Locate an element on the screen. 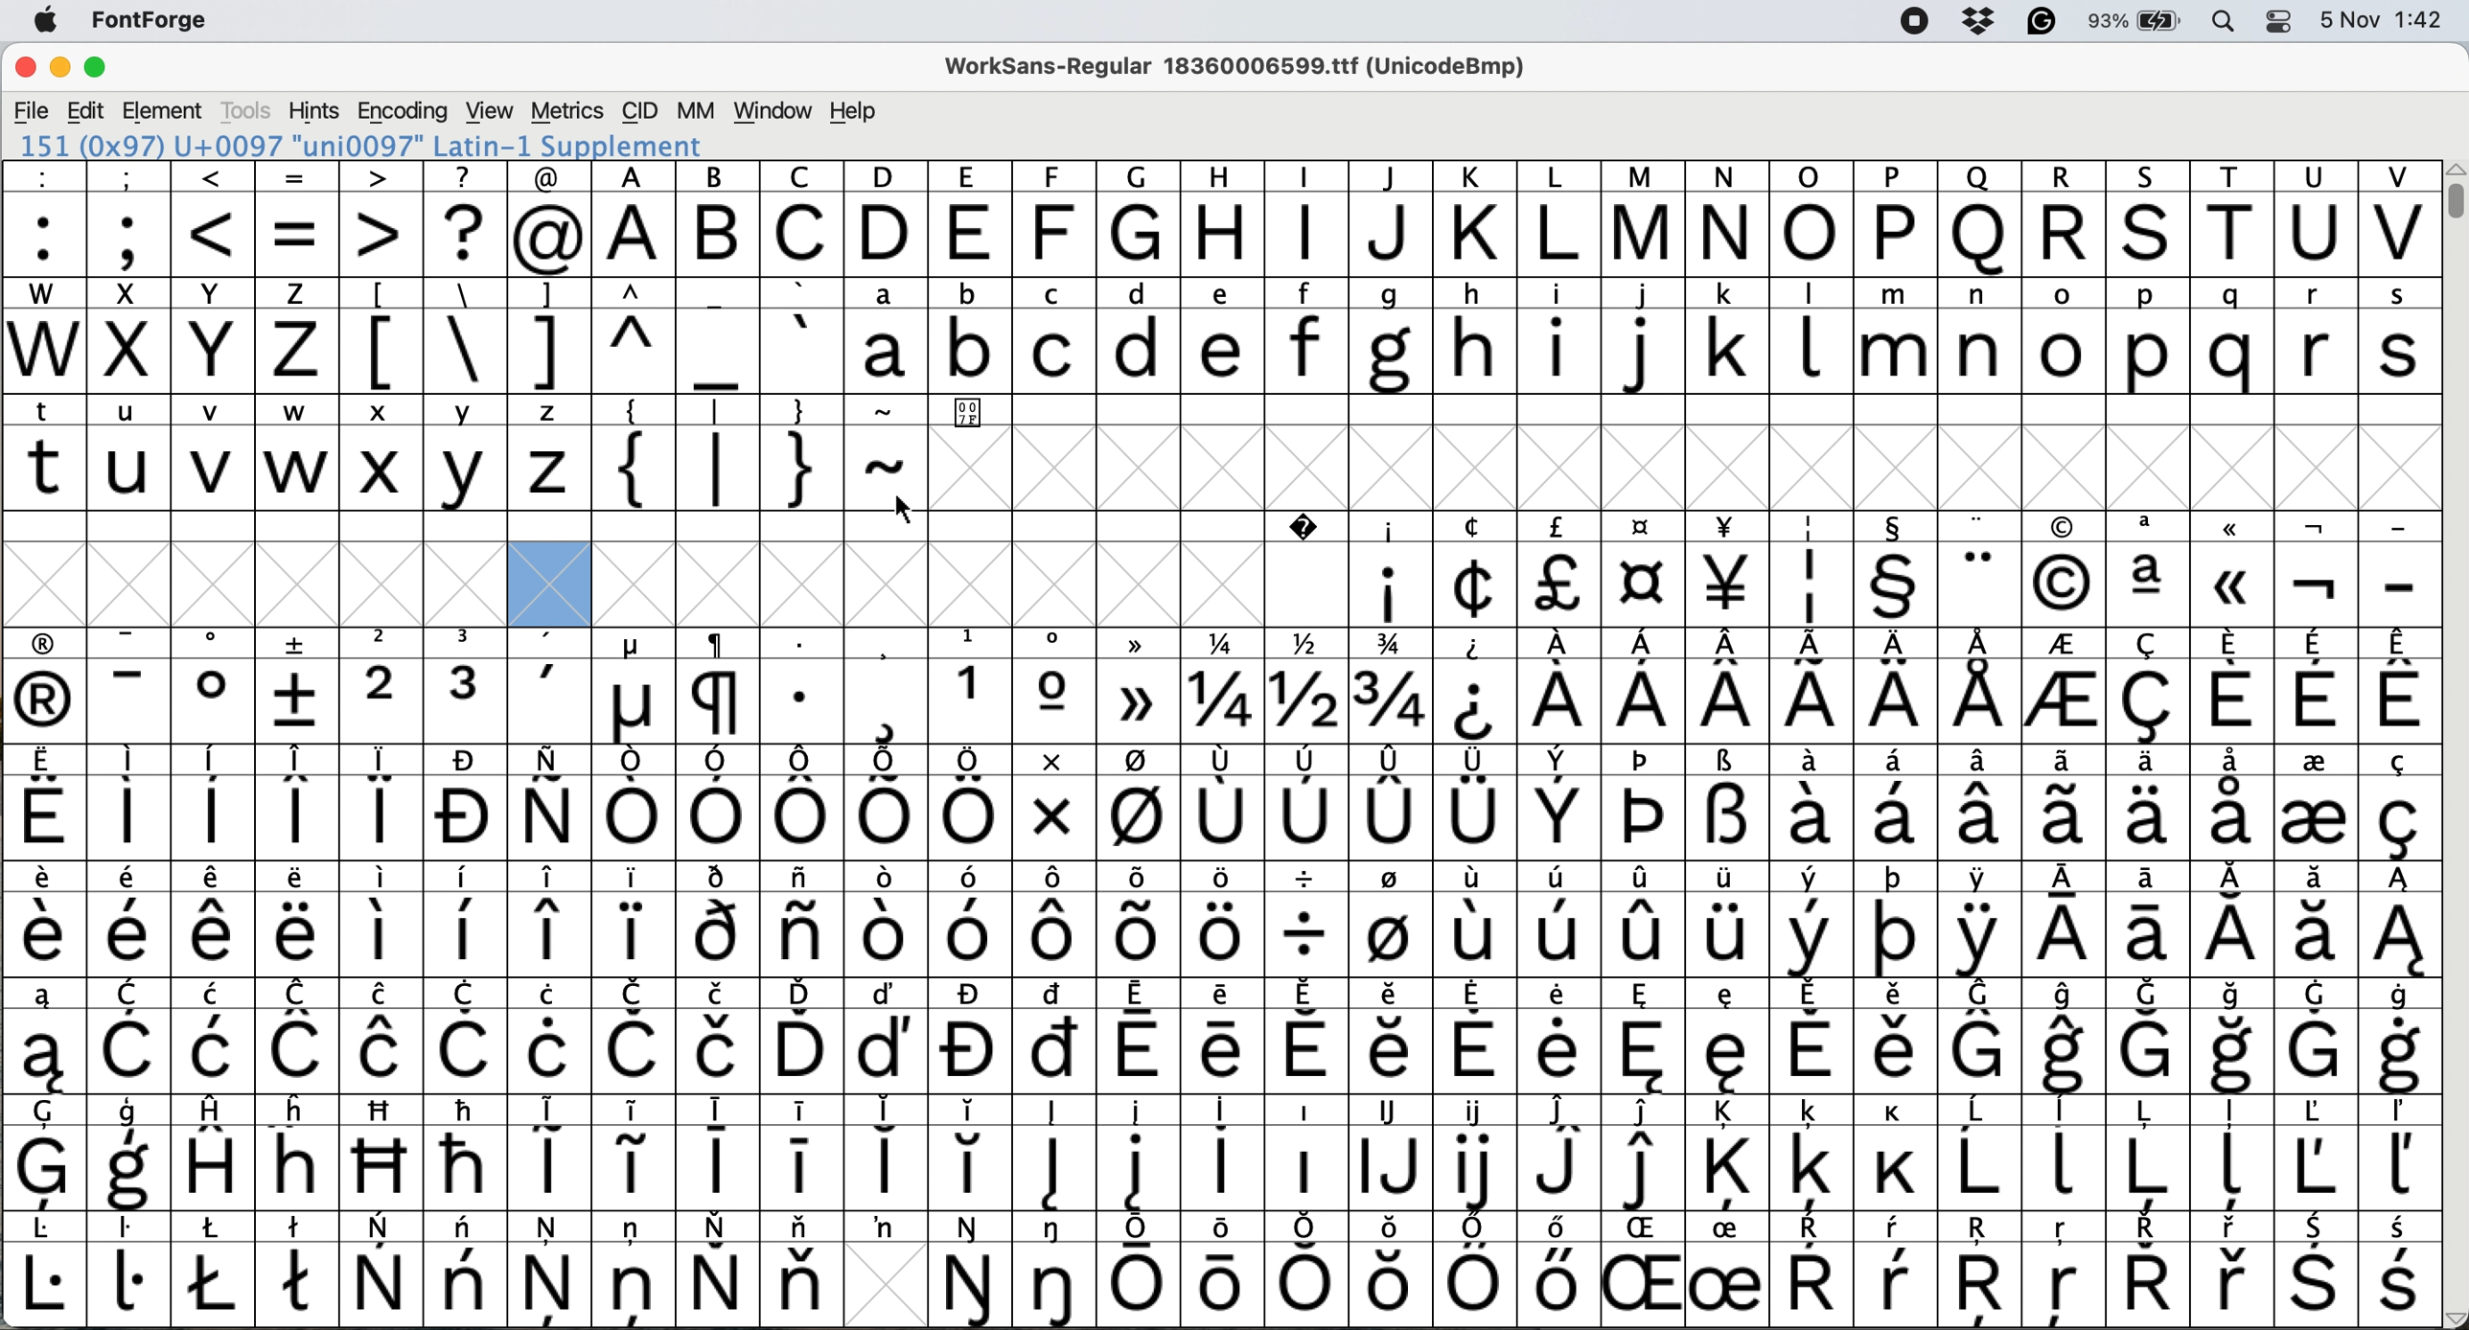 The height and width of the screenshot is (1330, 2469). symbol is located at coordinates (1646, 921).